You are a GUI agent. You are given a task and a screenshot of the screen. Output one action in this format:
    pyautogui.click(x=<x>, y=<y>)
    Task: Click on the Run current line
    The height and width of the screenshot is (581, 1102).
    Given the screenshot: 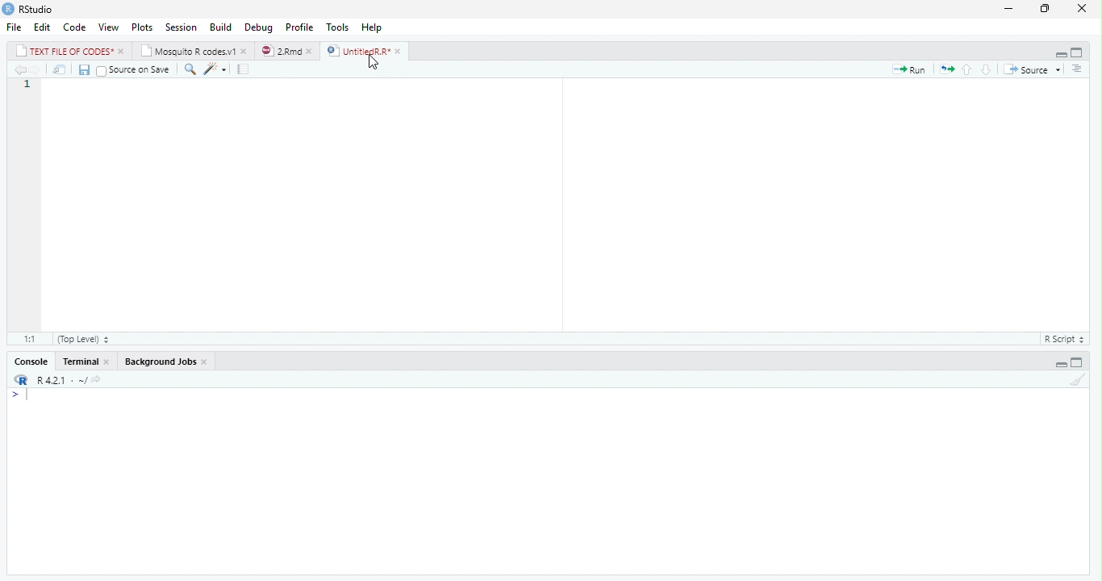 What is the action you would take?
    pyautogui.click(x=910, y=69)
    